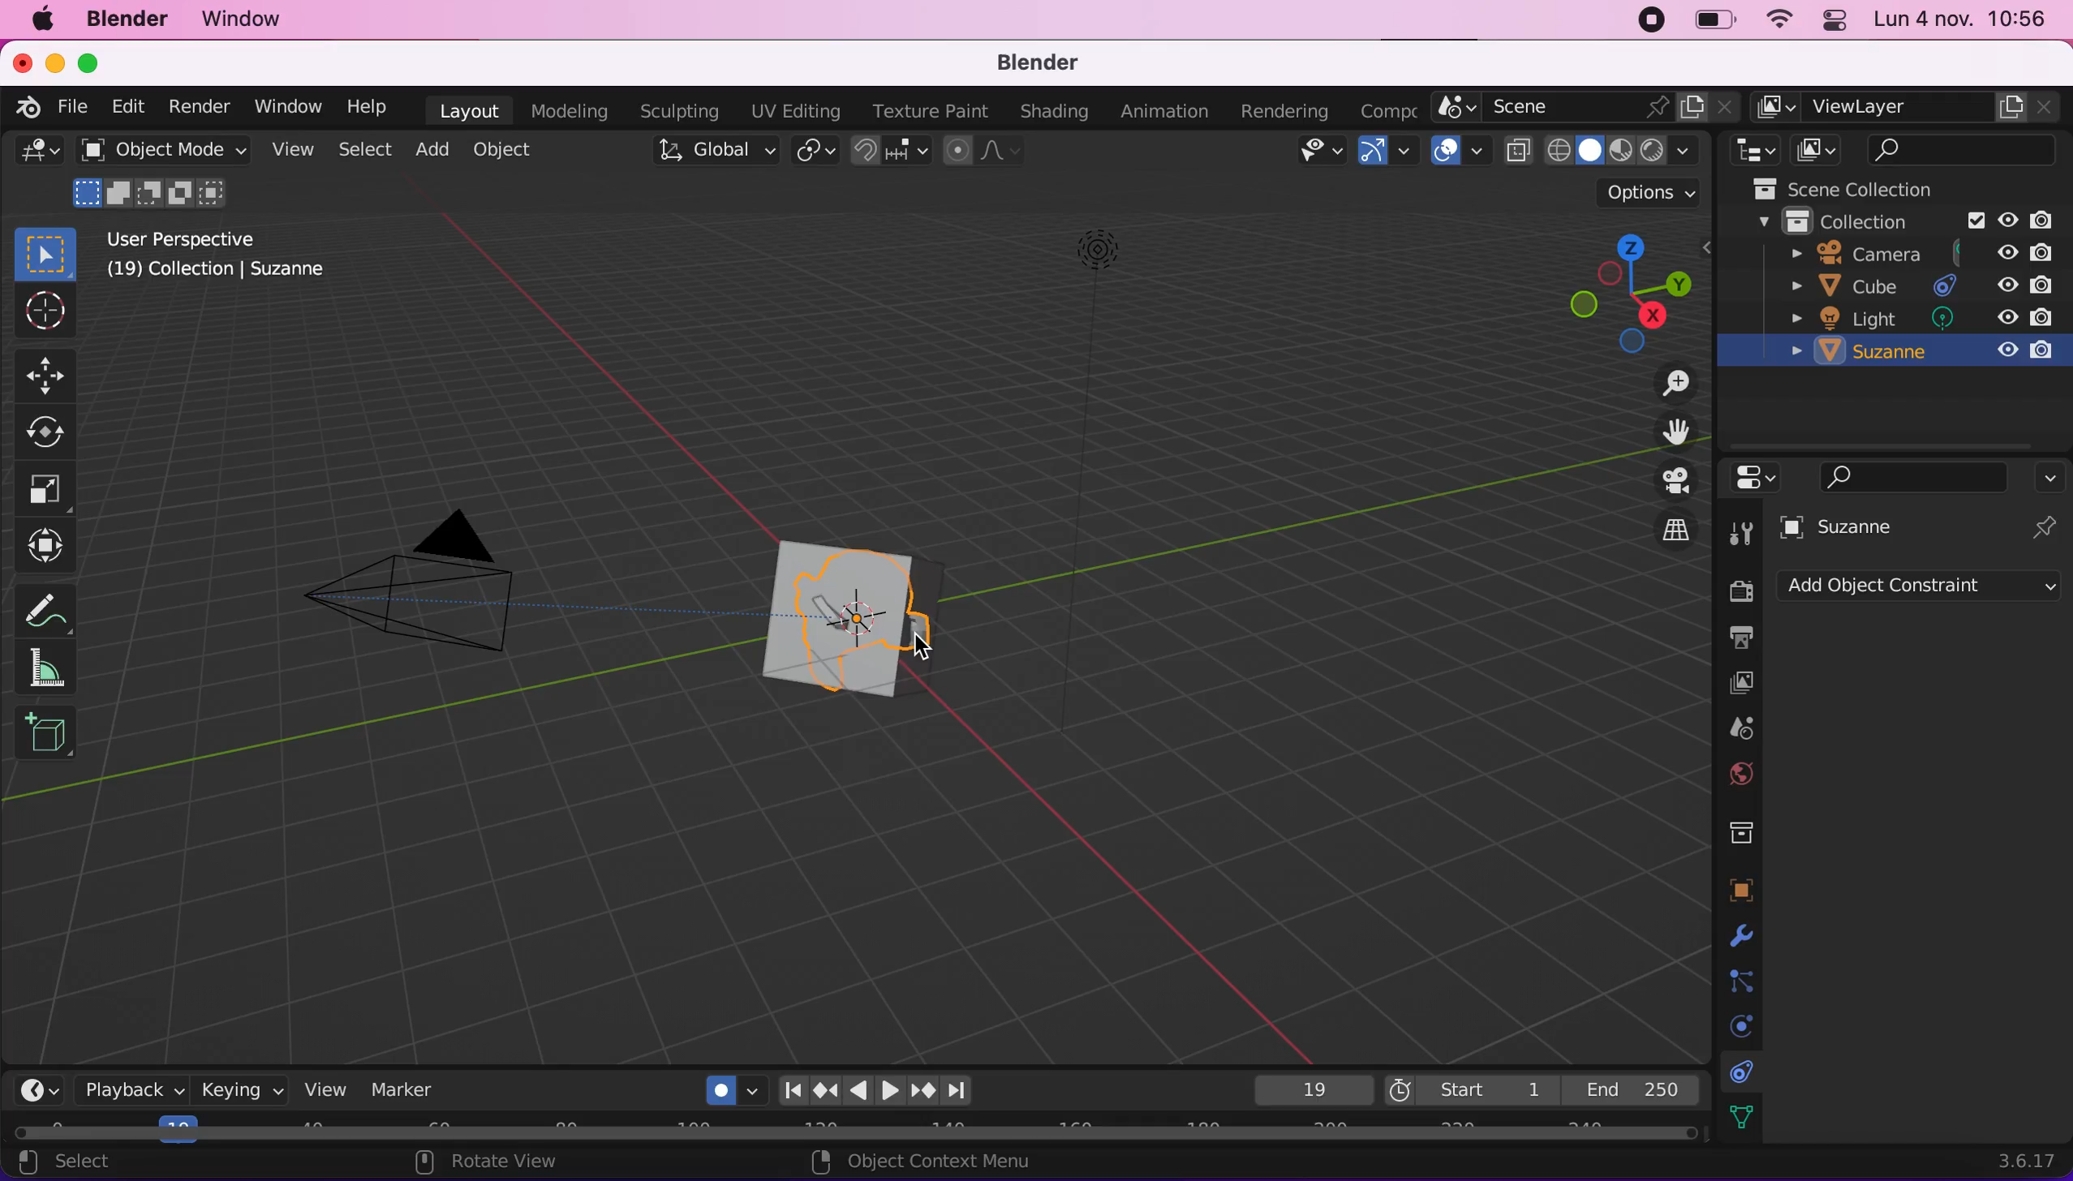 This screenshot has width=2073, height=1181. What do you see at coordinates (1737, 725) in the screenshot?
I see `scene` at bounding box center [1737, 725].